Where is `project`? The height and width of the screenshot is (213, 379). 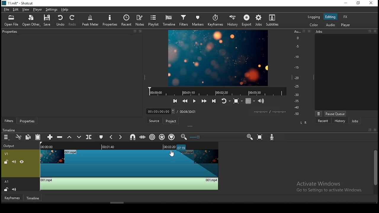 project is located at coordinates (171, 121).